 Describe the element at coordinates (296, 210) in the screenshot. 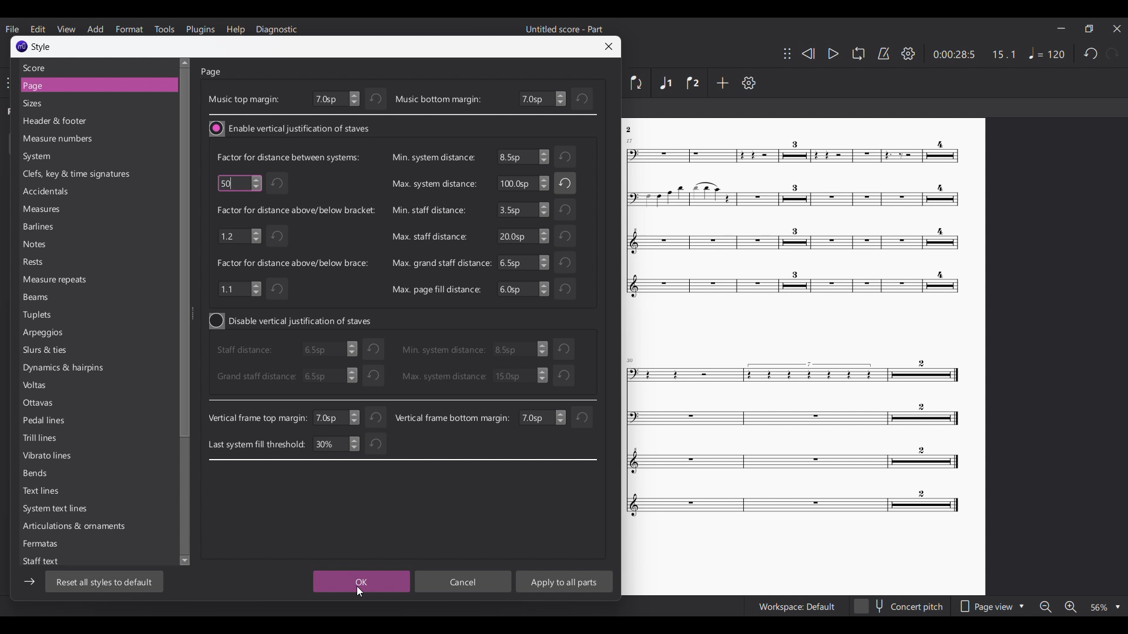

I see `Indicates factor for distance above/below bracket` at that location.